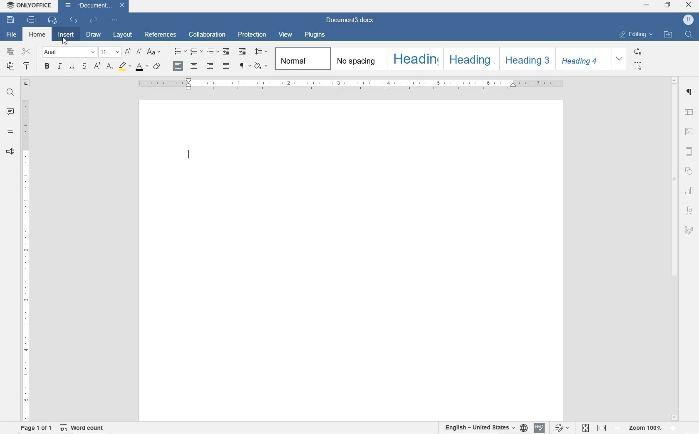 This screenshot has width=699, height=434. What do you see at coordinates (228, 52) in the screenshot?
I see `DECREASE INDENT` at bounding box center [228, 52].